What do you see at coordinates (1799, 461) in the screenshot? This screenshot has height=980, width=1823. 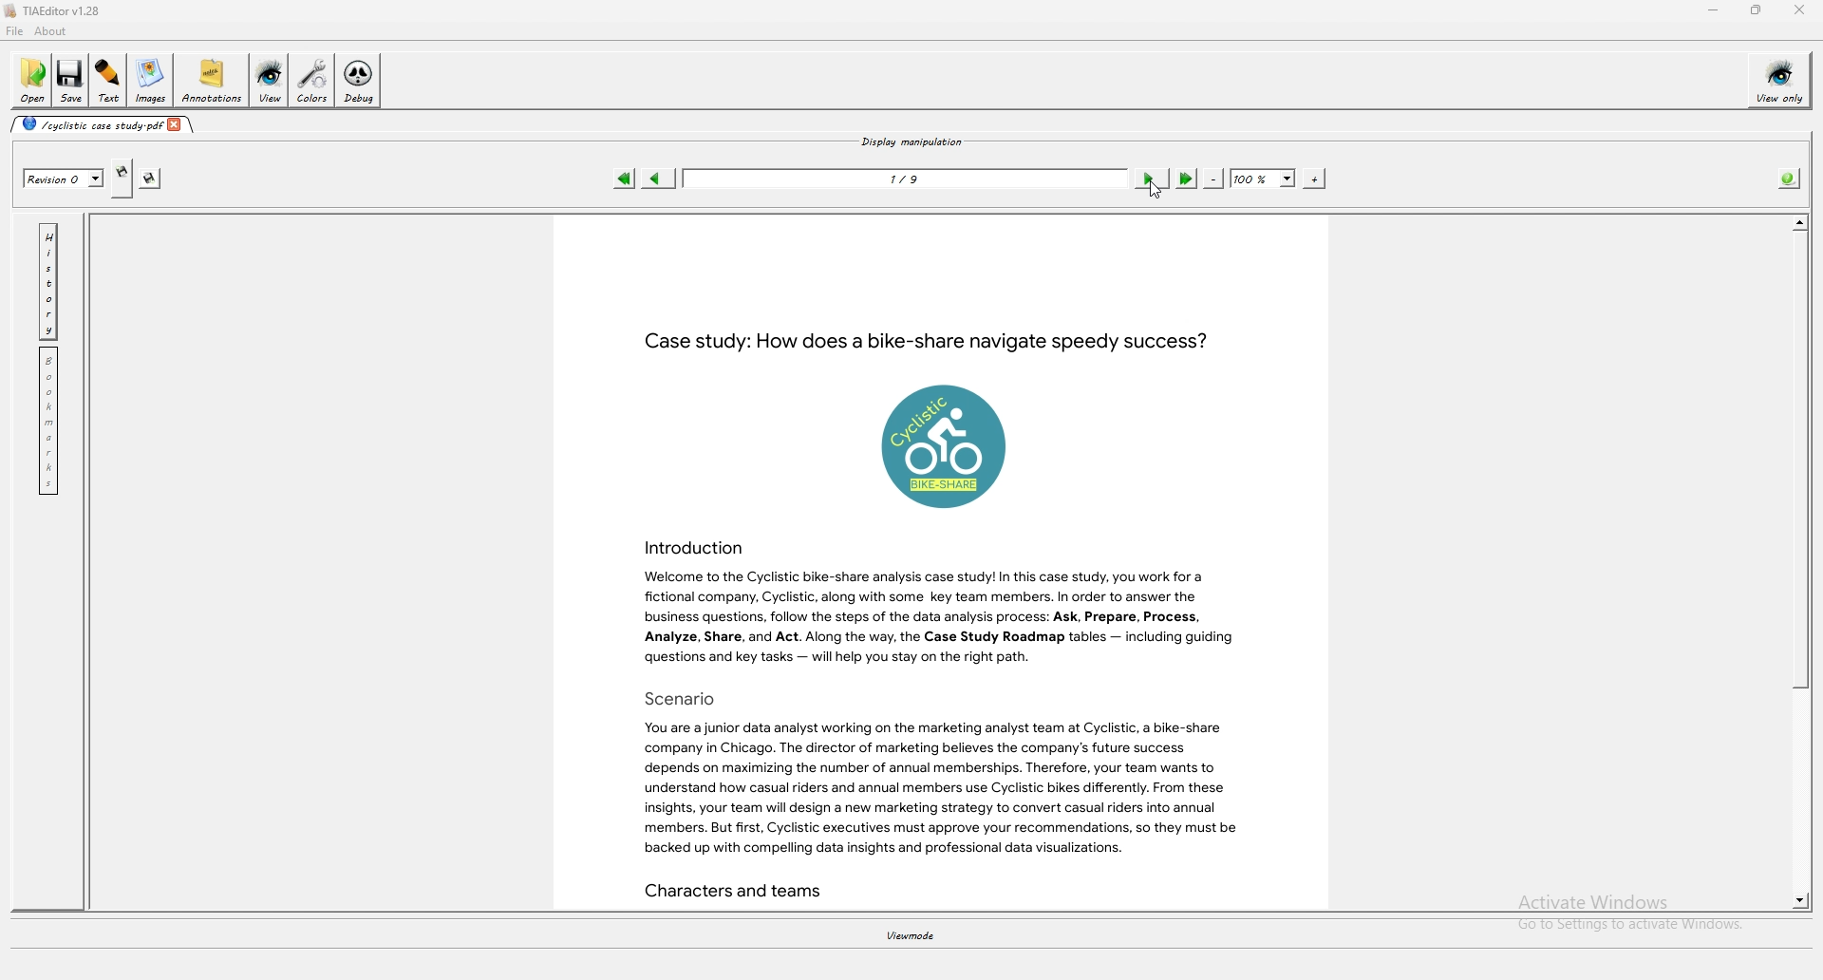 I see `scroll bar` at bounding box center [1799, 461].